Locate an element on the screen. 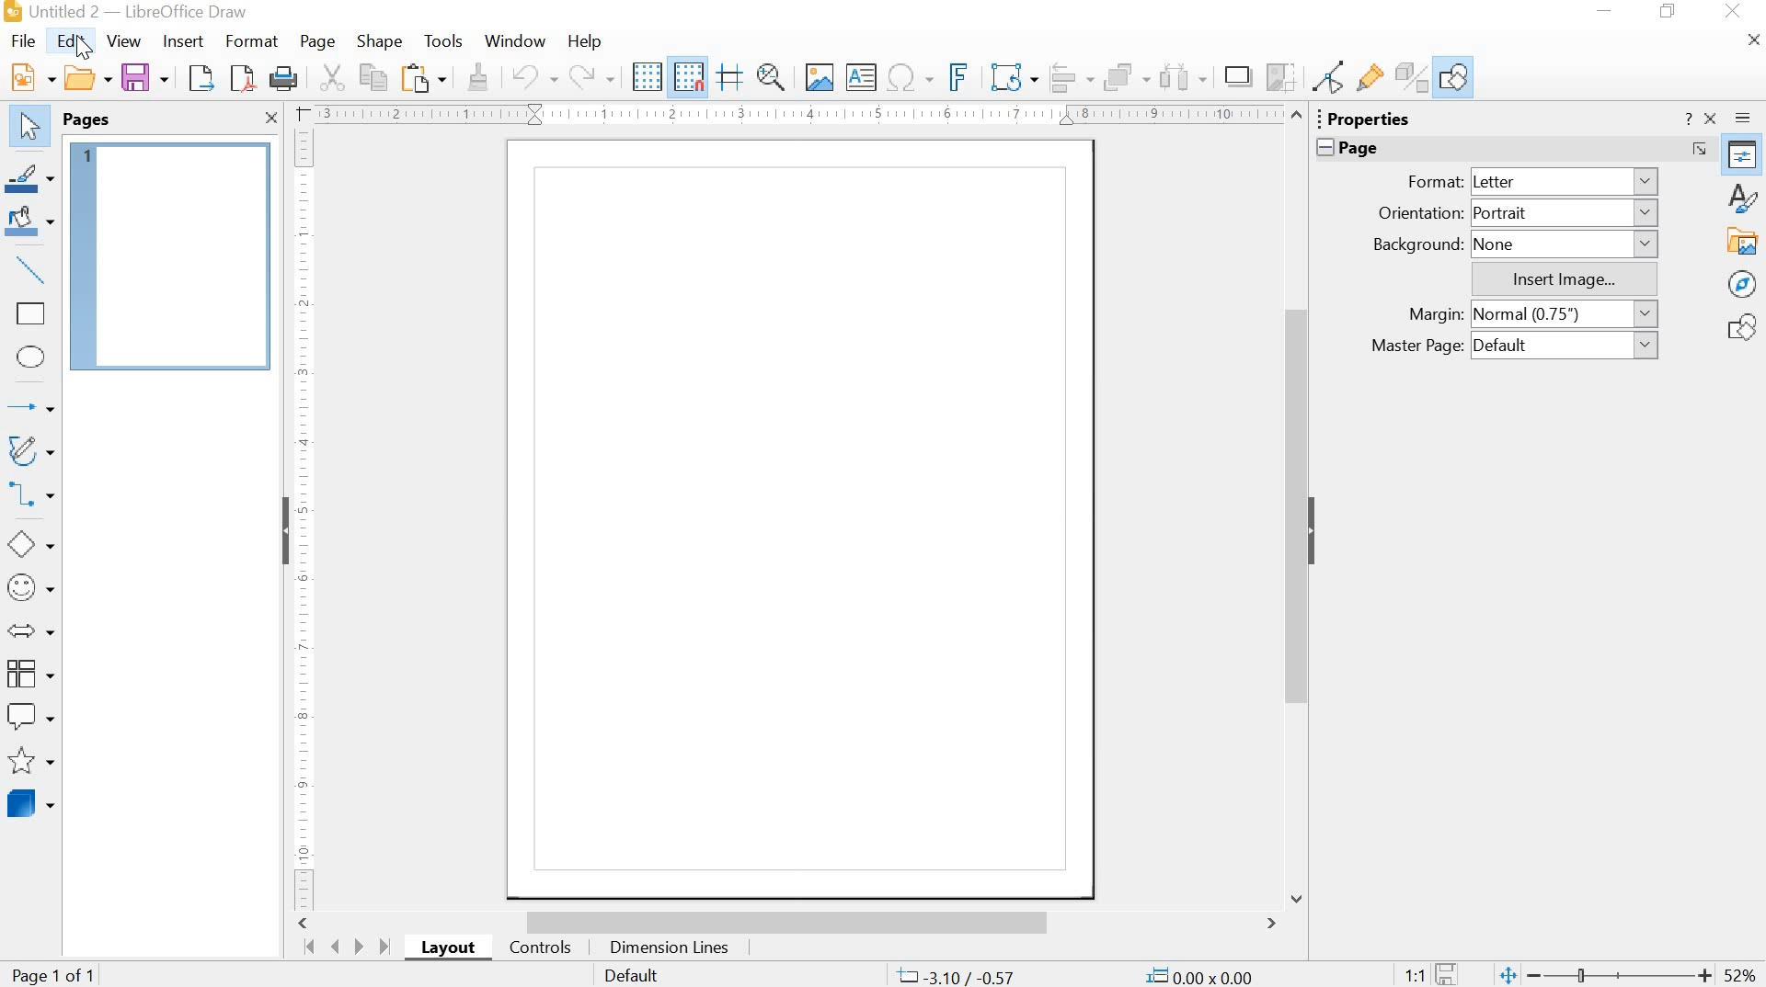 The width and height of the screenshot is (1766, 987). Master Page is located at coordinates (1421, 346).